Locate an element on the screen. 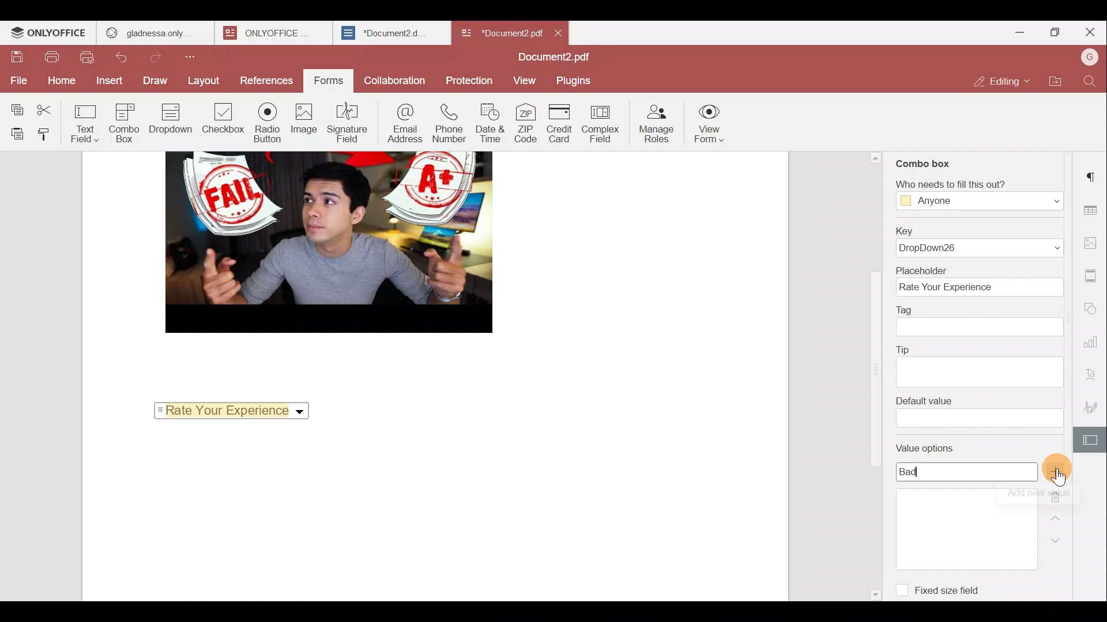 This screenshot has height=622, width=1107. Tag is located at coordinates (981, 321).